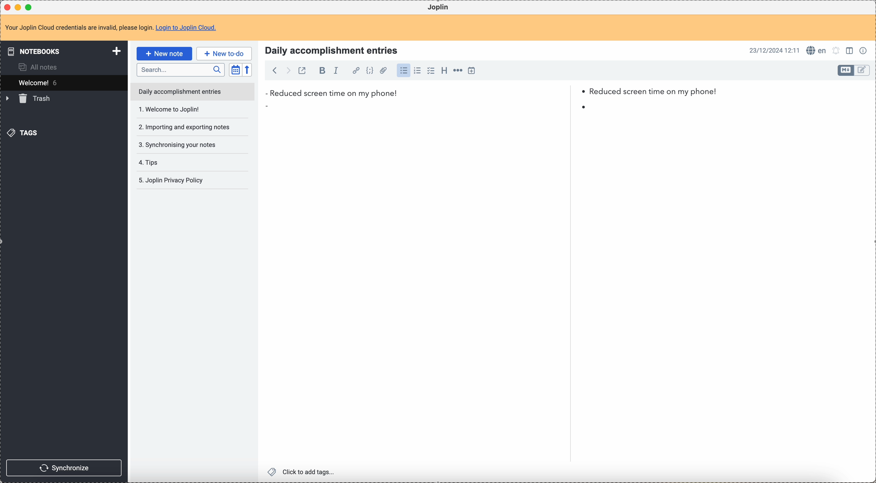  What do you see at coordinates (458, 71) in the screenshot?
I see `horizontal rule` at bounding box center [458, 71].